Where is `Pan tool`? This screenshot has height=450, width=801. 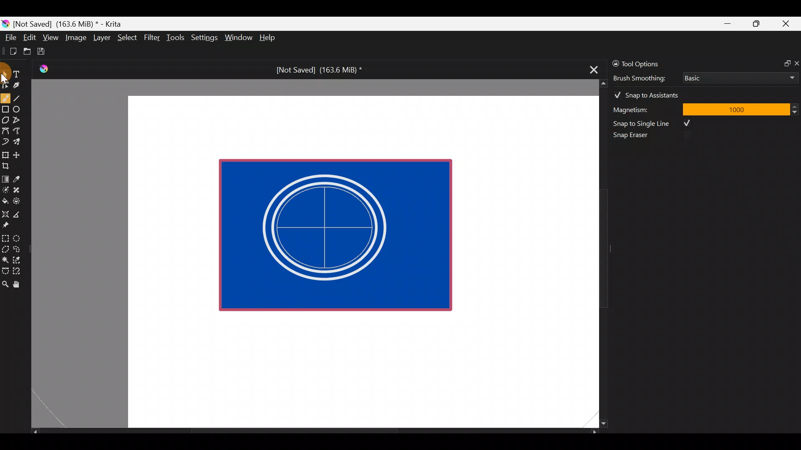 Pan tool is located at coordinates (20, 285).